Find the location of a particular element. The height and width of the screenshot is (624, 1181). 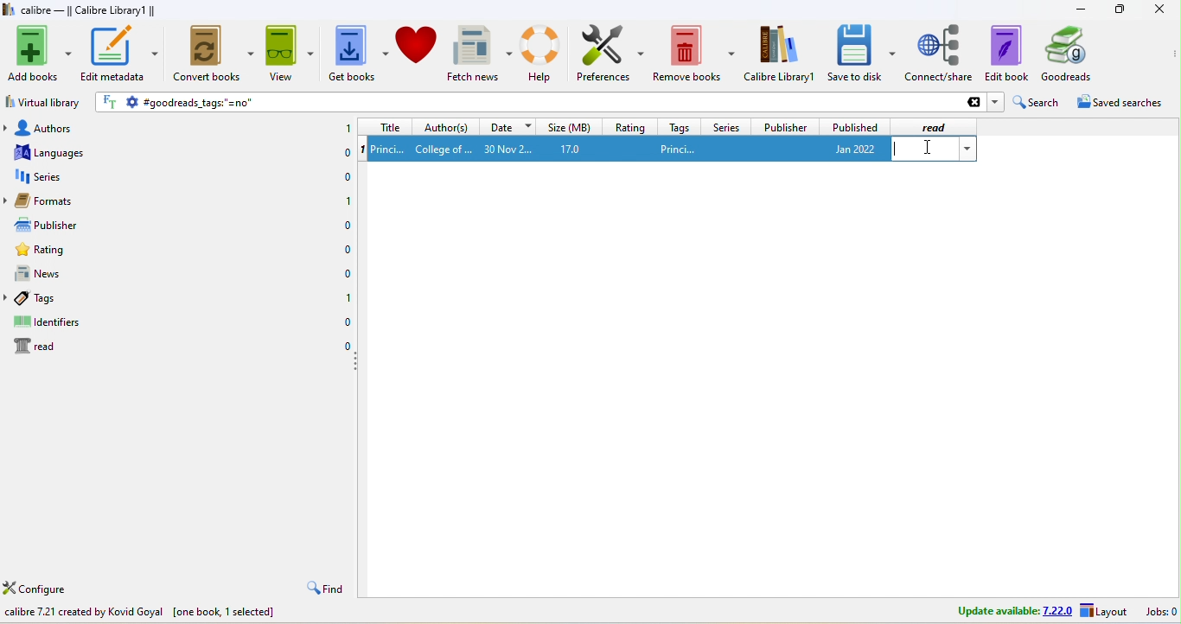

0 is located at coordinates (347, 226).